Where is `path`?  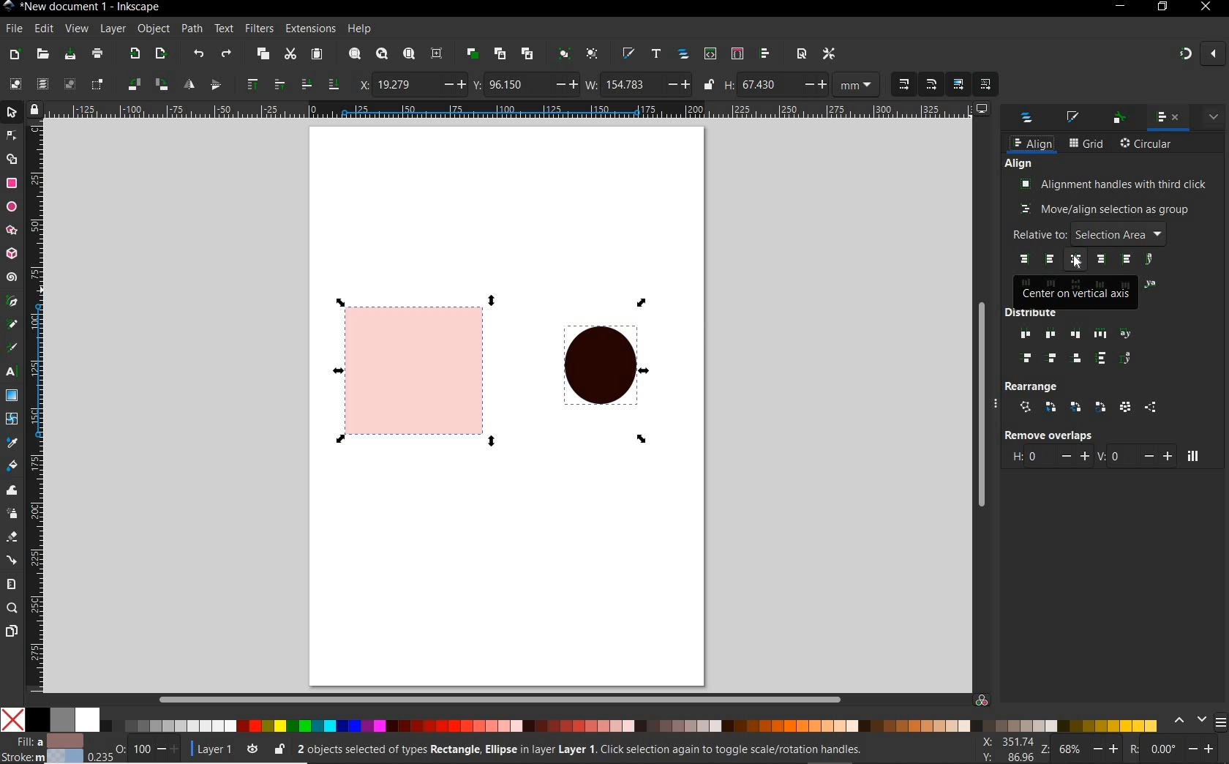
path is located at coordinates (192, 29).